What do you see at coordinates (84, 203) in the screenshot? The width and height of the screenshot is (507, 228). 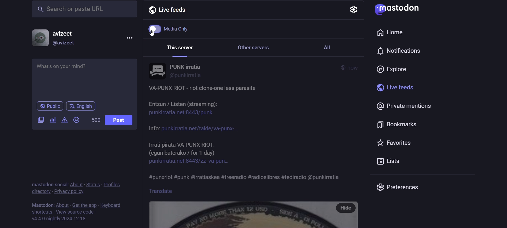 I see `get the app ` at bounding box center [84, 203].